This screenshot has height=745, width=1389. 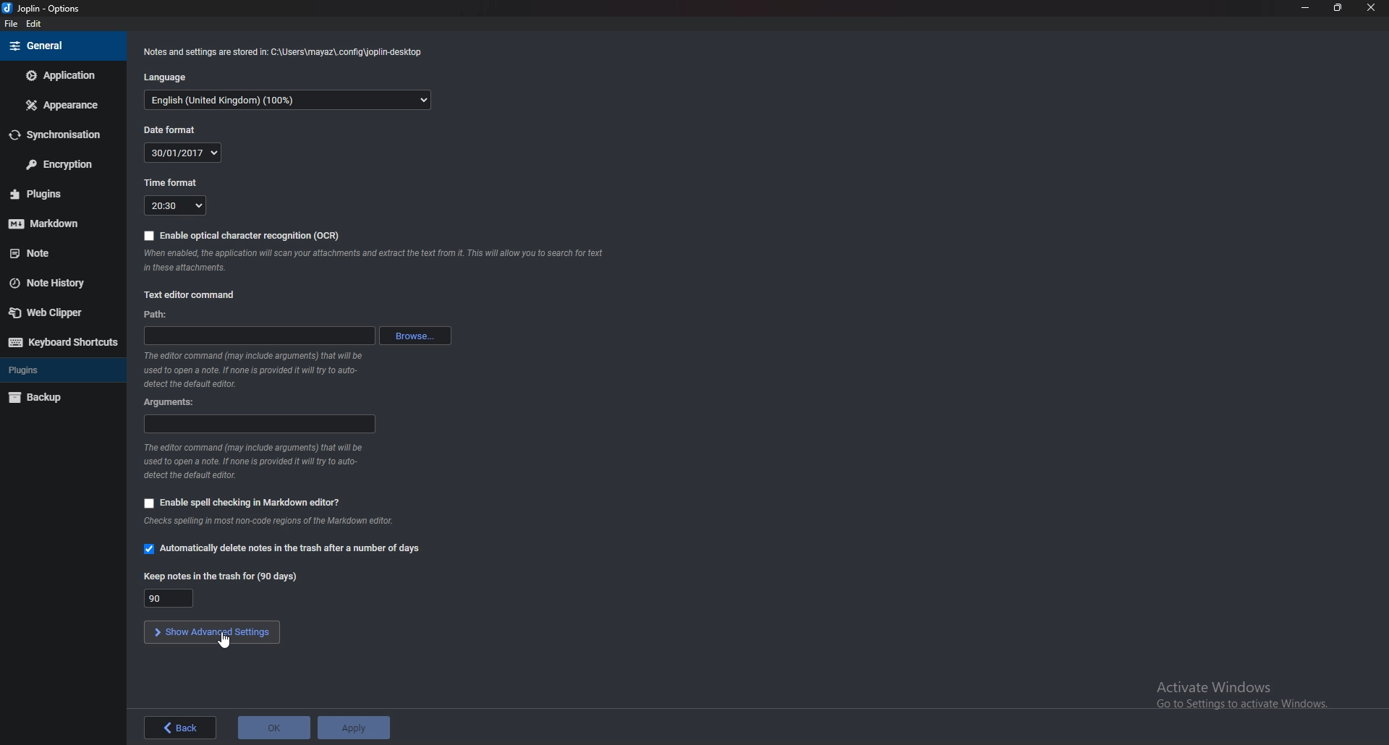 What do you see at coordinates (12, 24) in the screenshot?
I see `file` at bounding box center [12, 24].